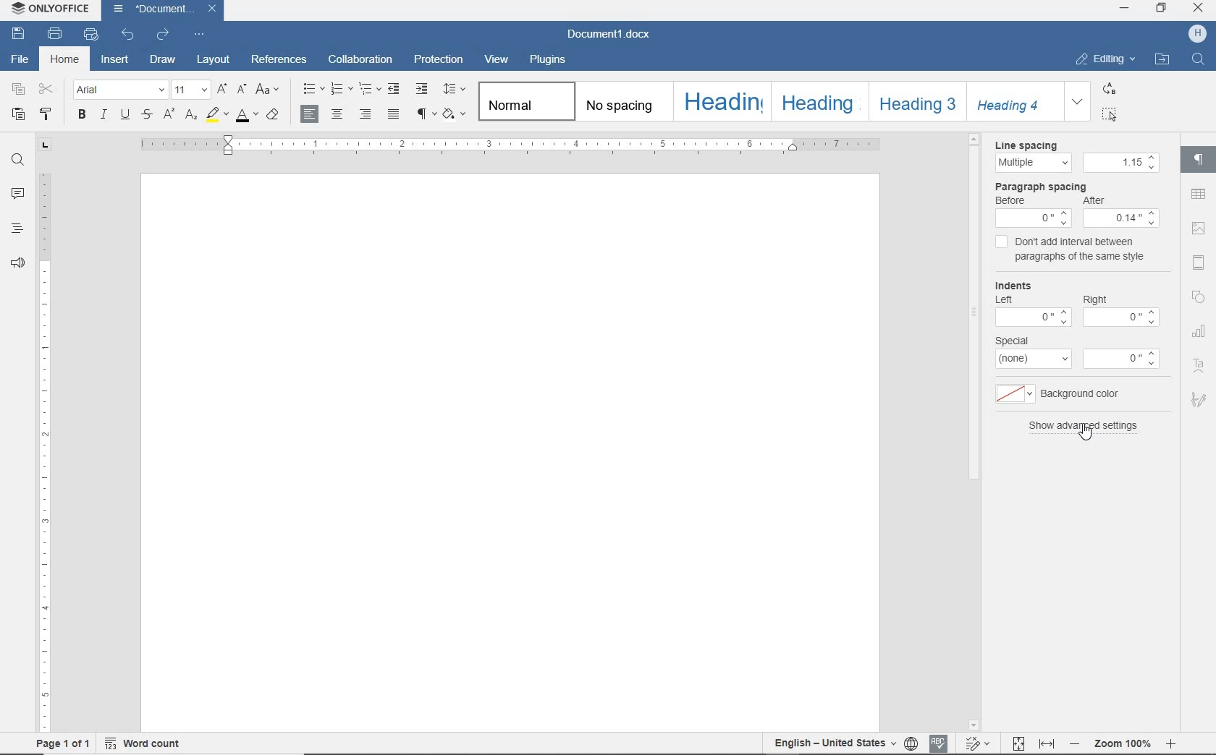  I want to click on paragraph settings, so click(1202, 161).